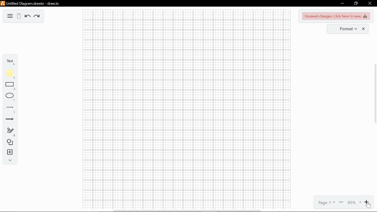 This screenshot has width=377, height=212. I want to click on Untitled Diagram.drawio - draw.io, so click(33, 4).